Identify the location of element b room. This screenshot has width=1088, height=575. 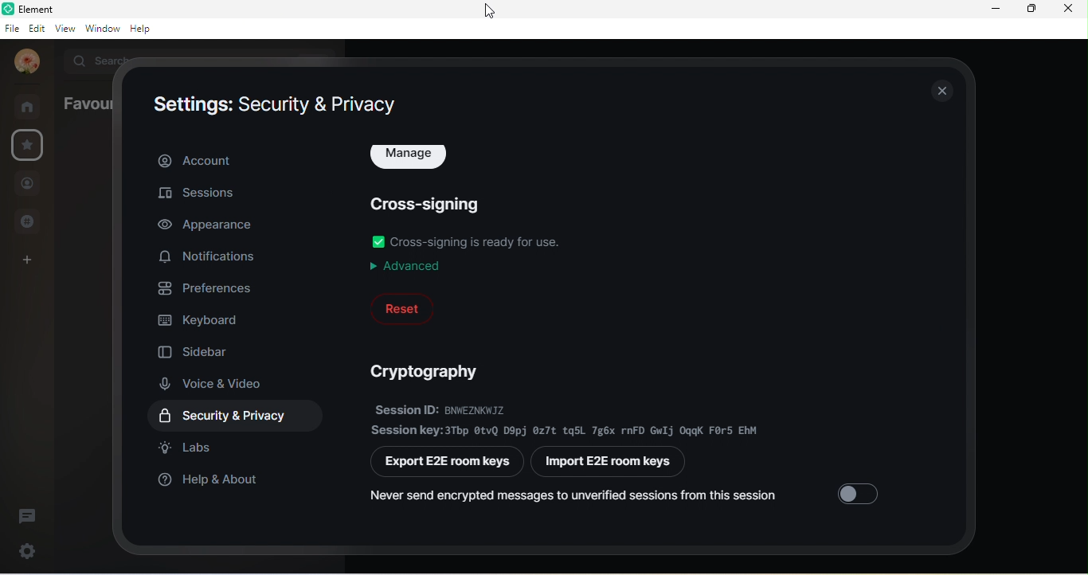
(57, 8).